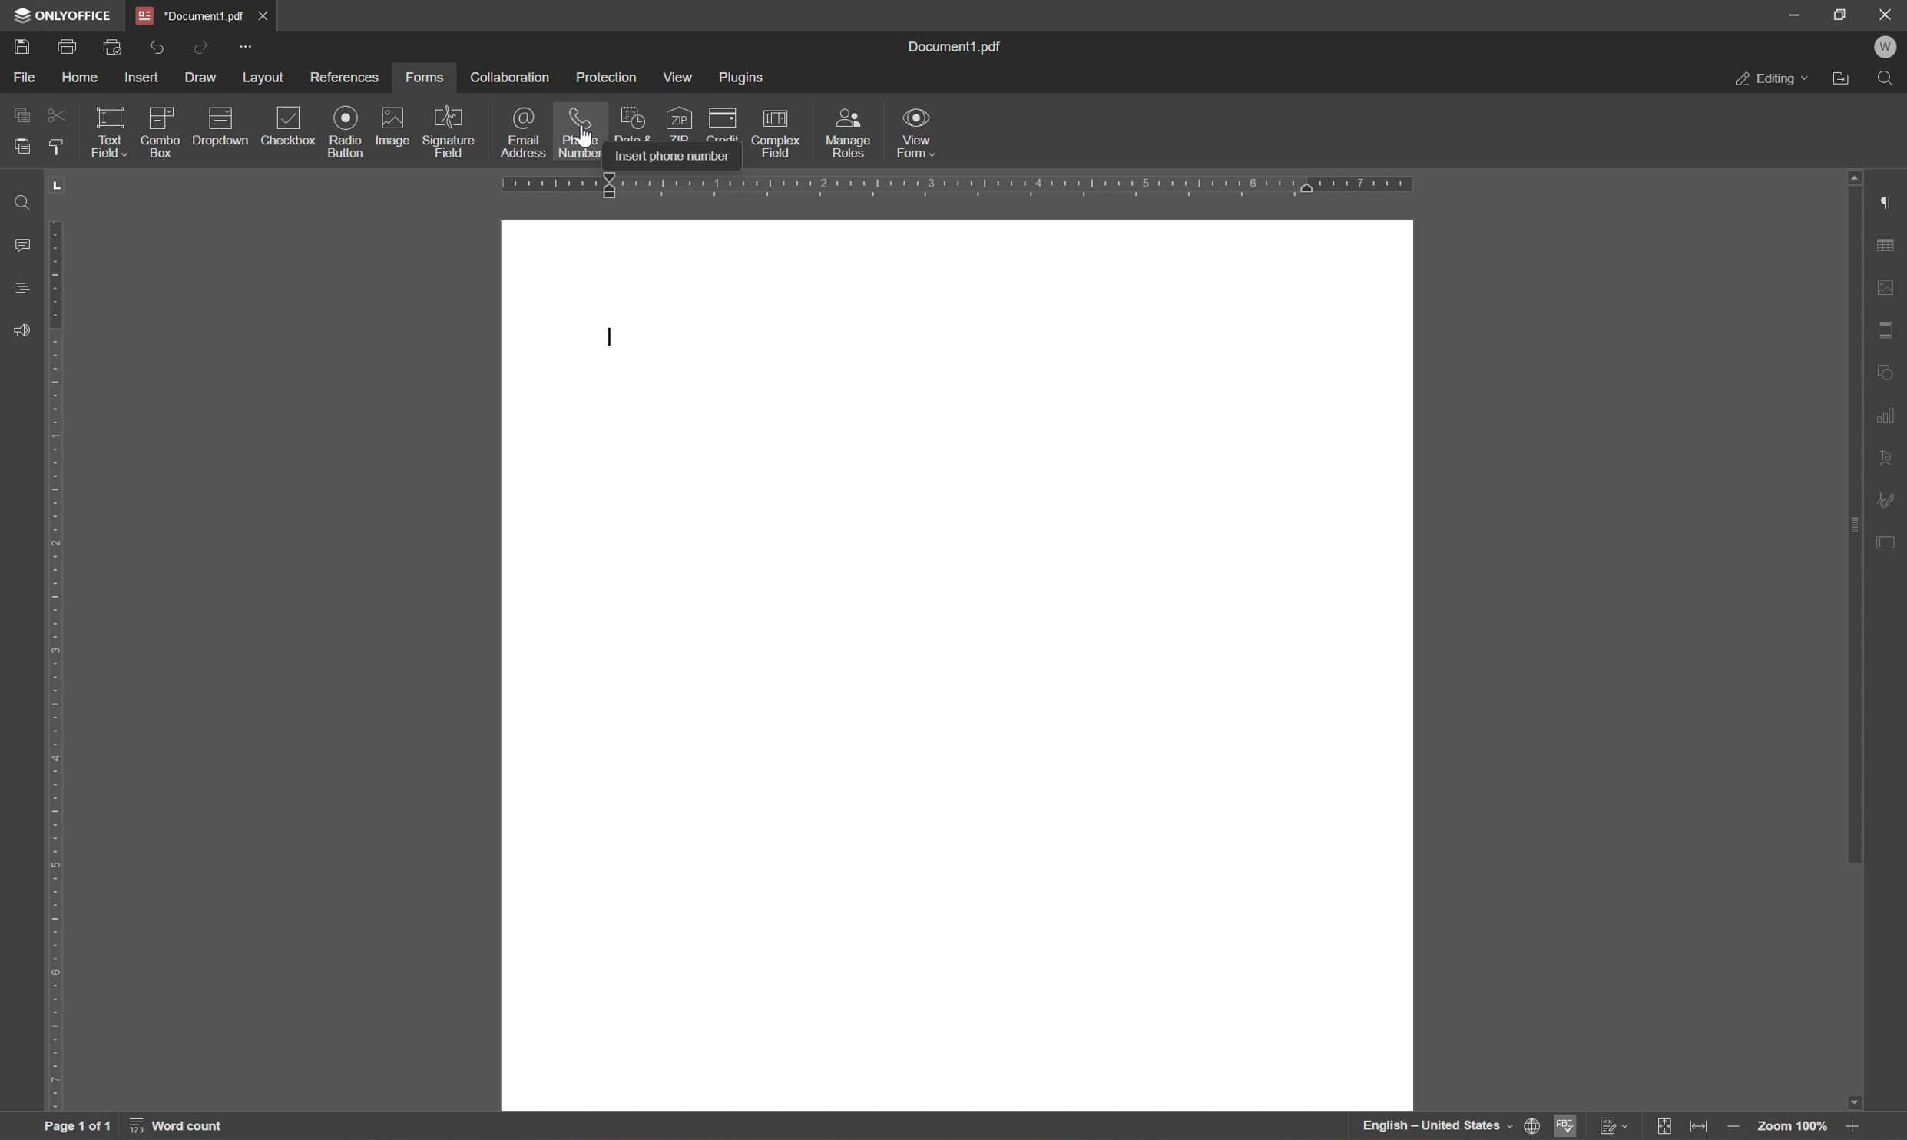 The image size is (1907, 1140). What do you see at coordinates (196, 78) in the screenshot?
I see `draw` at bounding box center [196, 78].